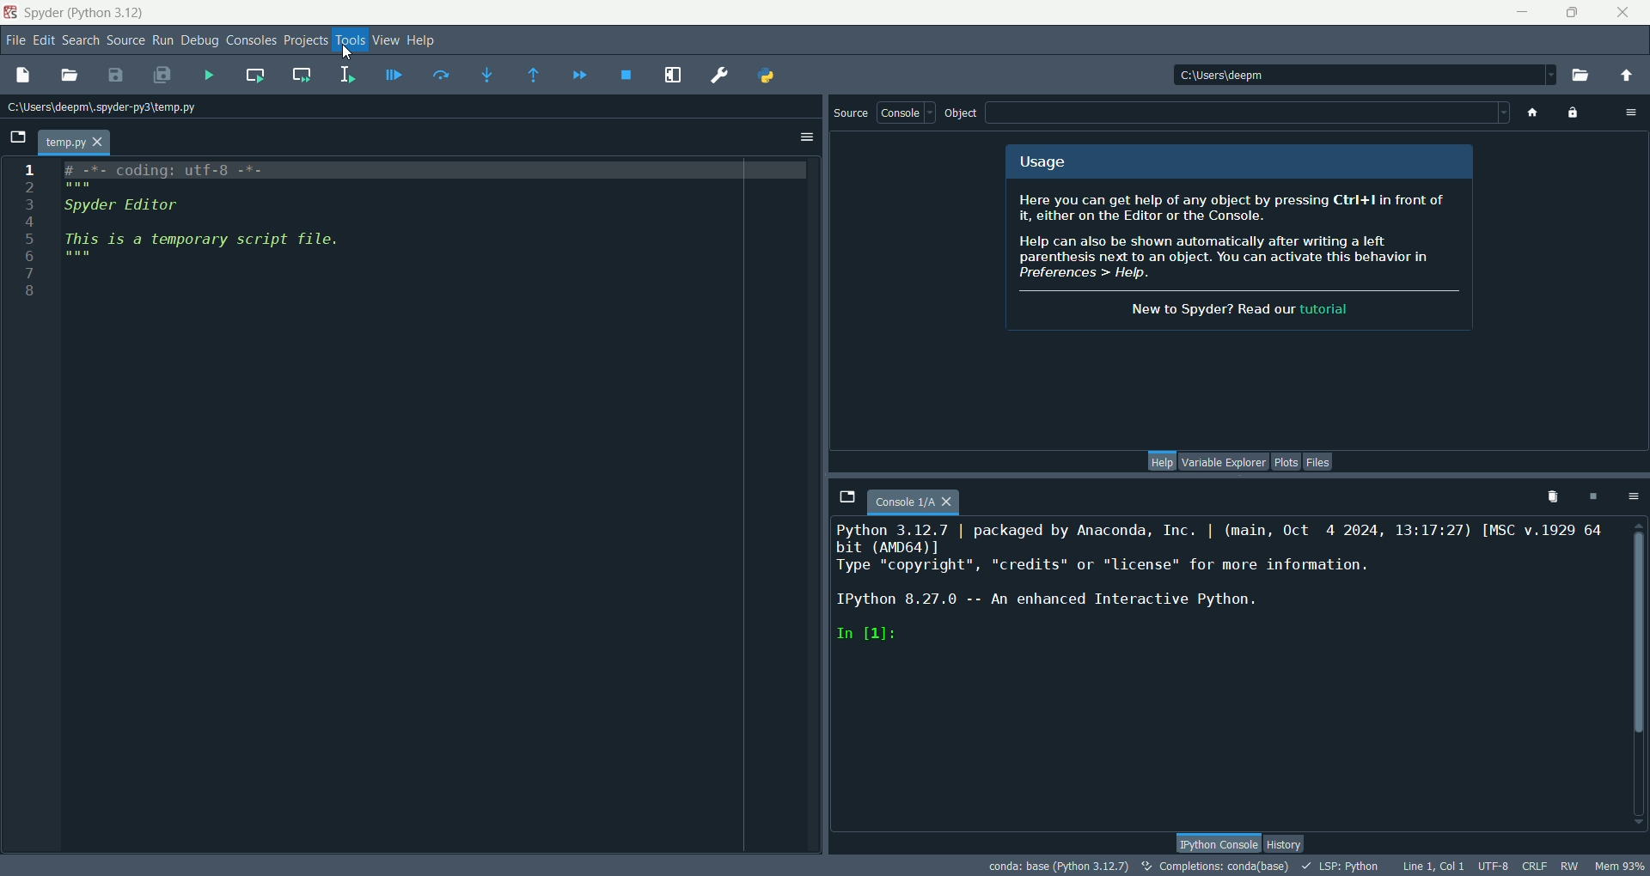 The image size is (1650, 876). Describe the element at coordinates (845, 495) in the screenshot. I see `browse tabs` at that location.